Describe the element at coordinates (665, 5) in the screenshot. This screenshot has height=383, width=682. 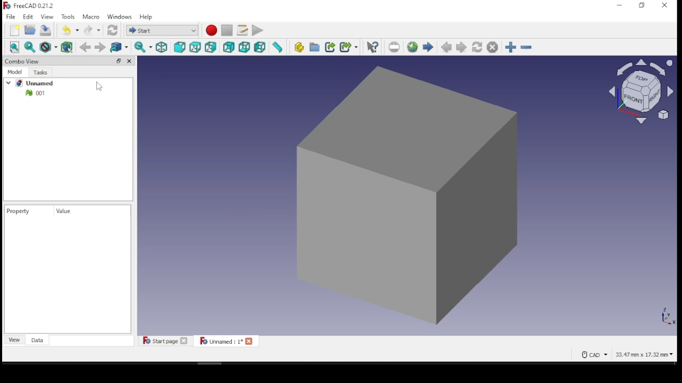
I see `close` at that location.